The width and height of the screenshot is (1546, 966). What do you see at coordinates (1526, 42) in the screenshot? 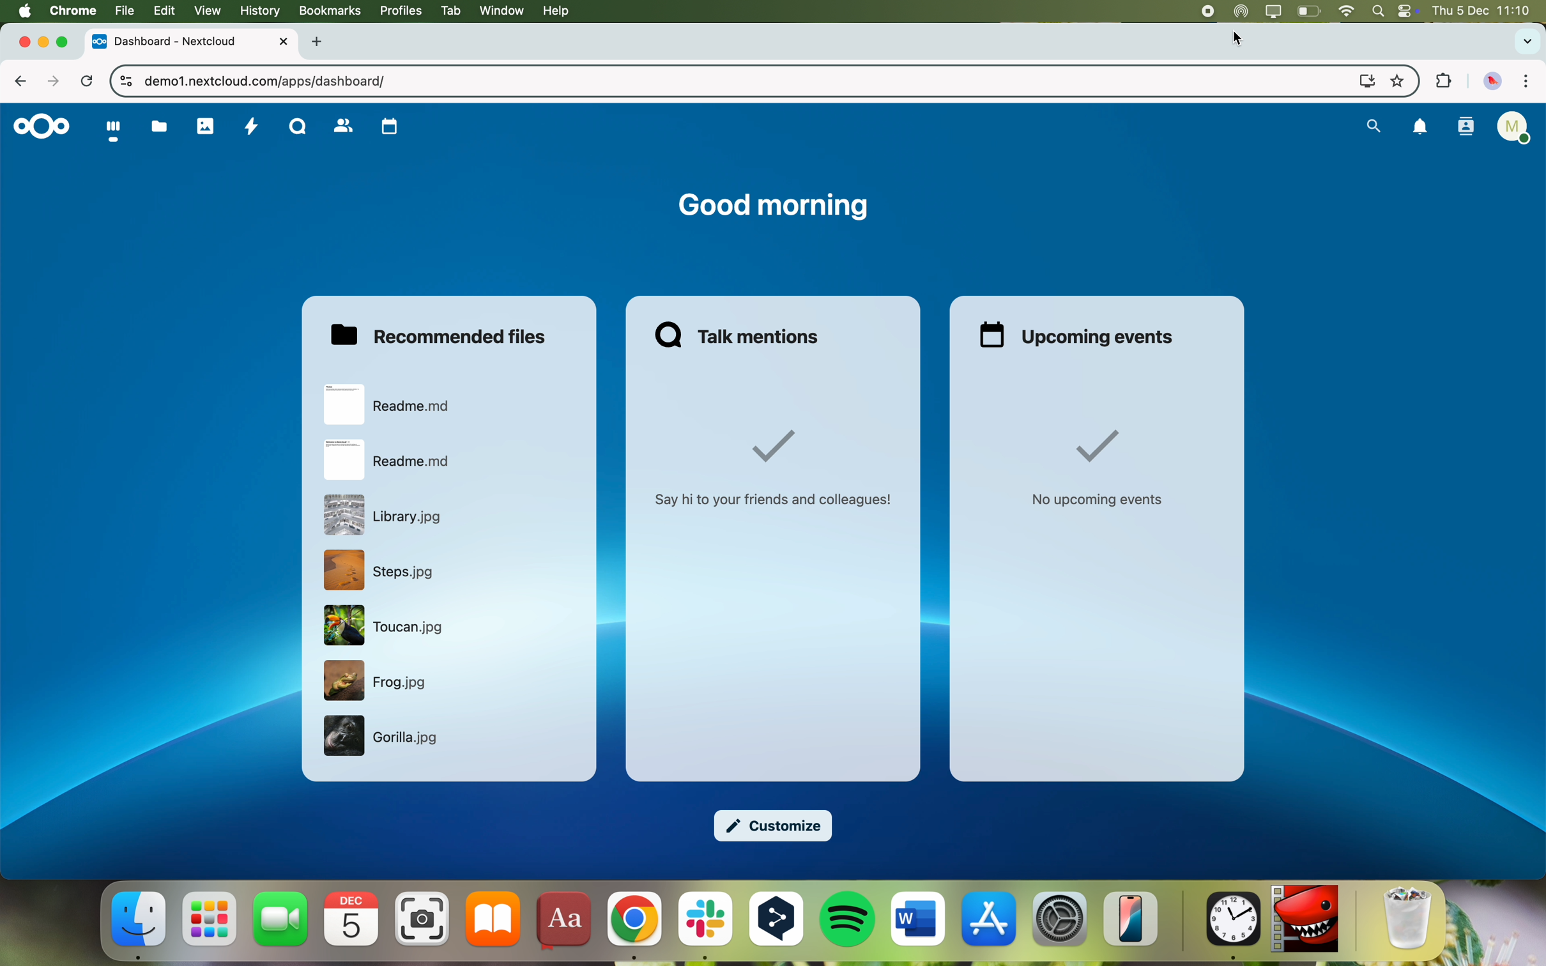
I see `search tabs` at bounding box center [1526, 42].